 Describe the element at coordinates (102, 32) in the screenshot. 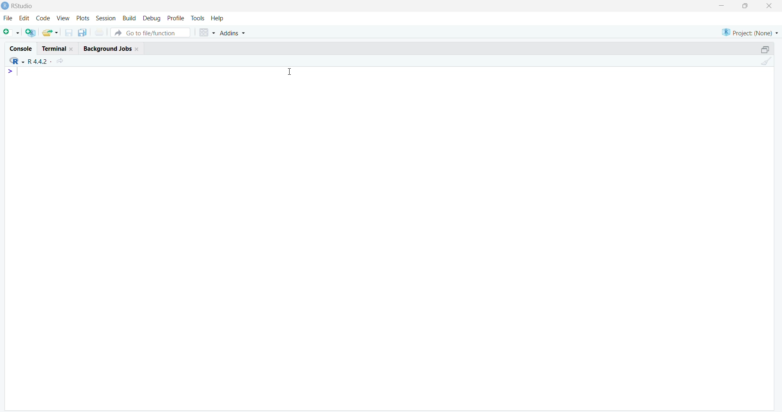

I see `Print the current file` at that location.